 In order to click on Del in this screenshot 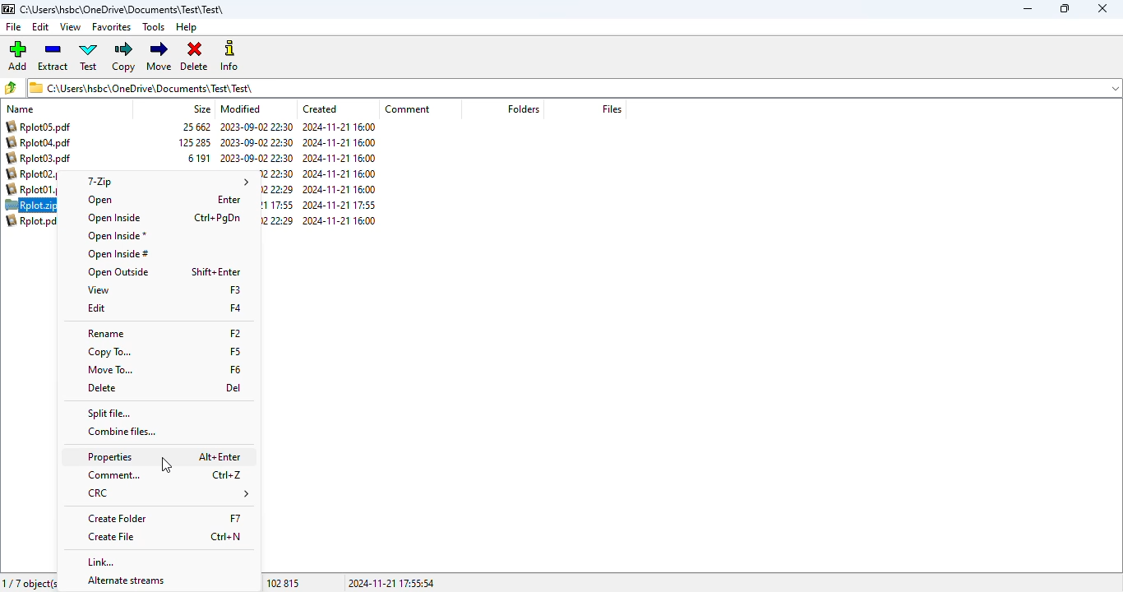, I will do `click(234, 387)`.